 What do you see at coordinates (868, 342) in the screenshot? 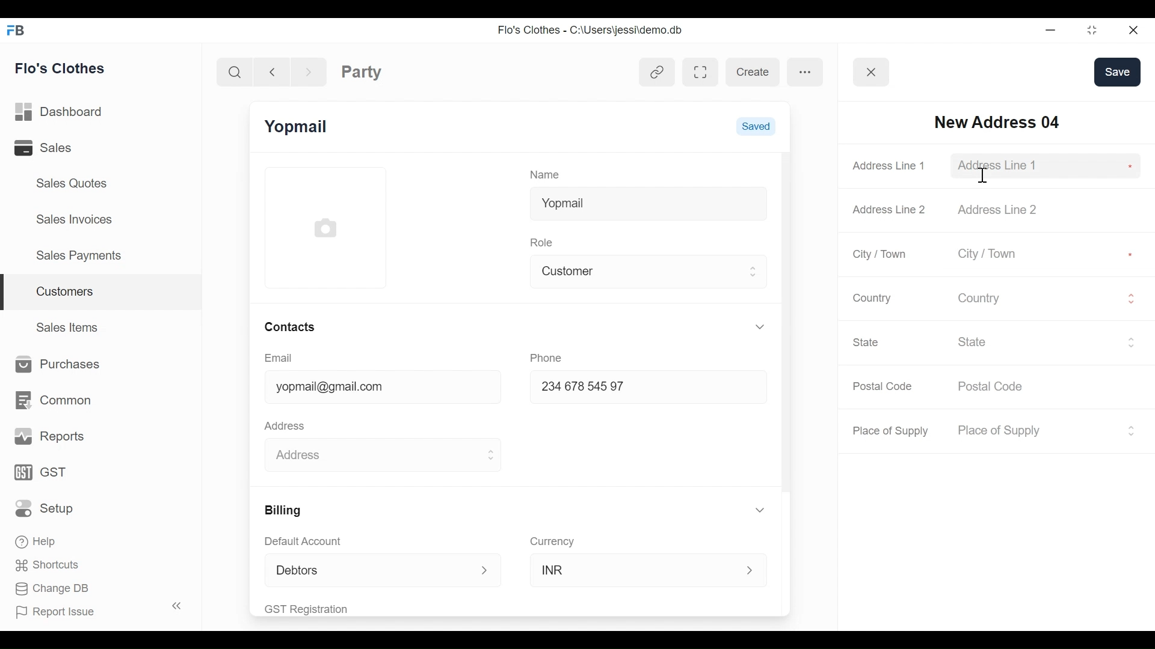
I see `State` at bounding box center [868, 342].